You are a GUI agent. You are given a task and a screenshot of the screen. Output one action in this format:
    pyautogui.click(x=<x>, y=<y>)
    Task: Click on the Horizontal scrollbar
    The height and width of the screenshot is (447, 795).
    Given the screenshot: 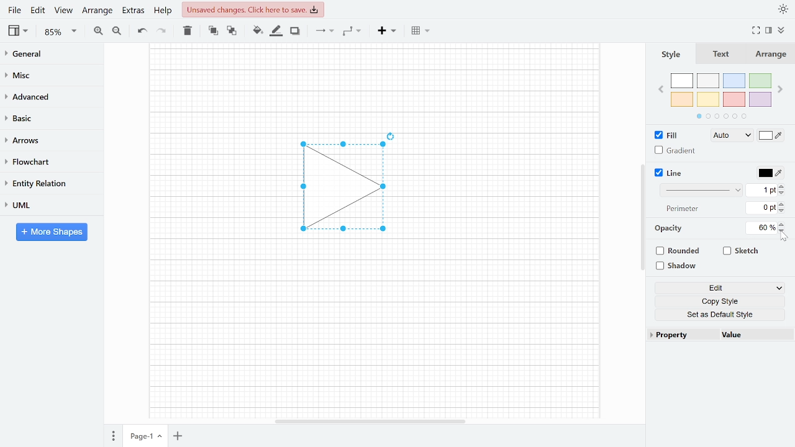 What is the action you would take?
    pyautogui.click(x=371, y=421)
    